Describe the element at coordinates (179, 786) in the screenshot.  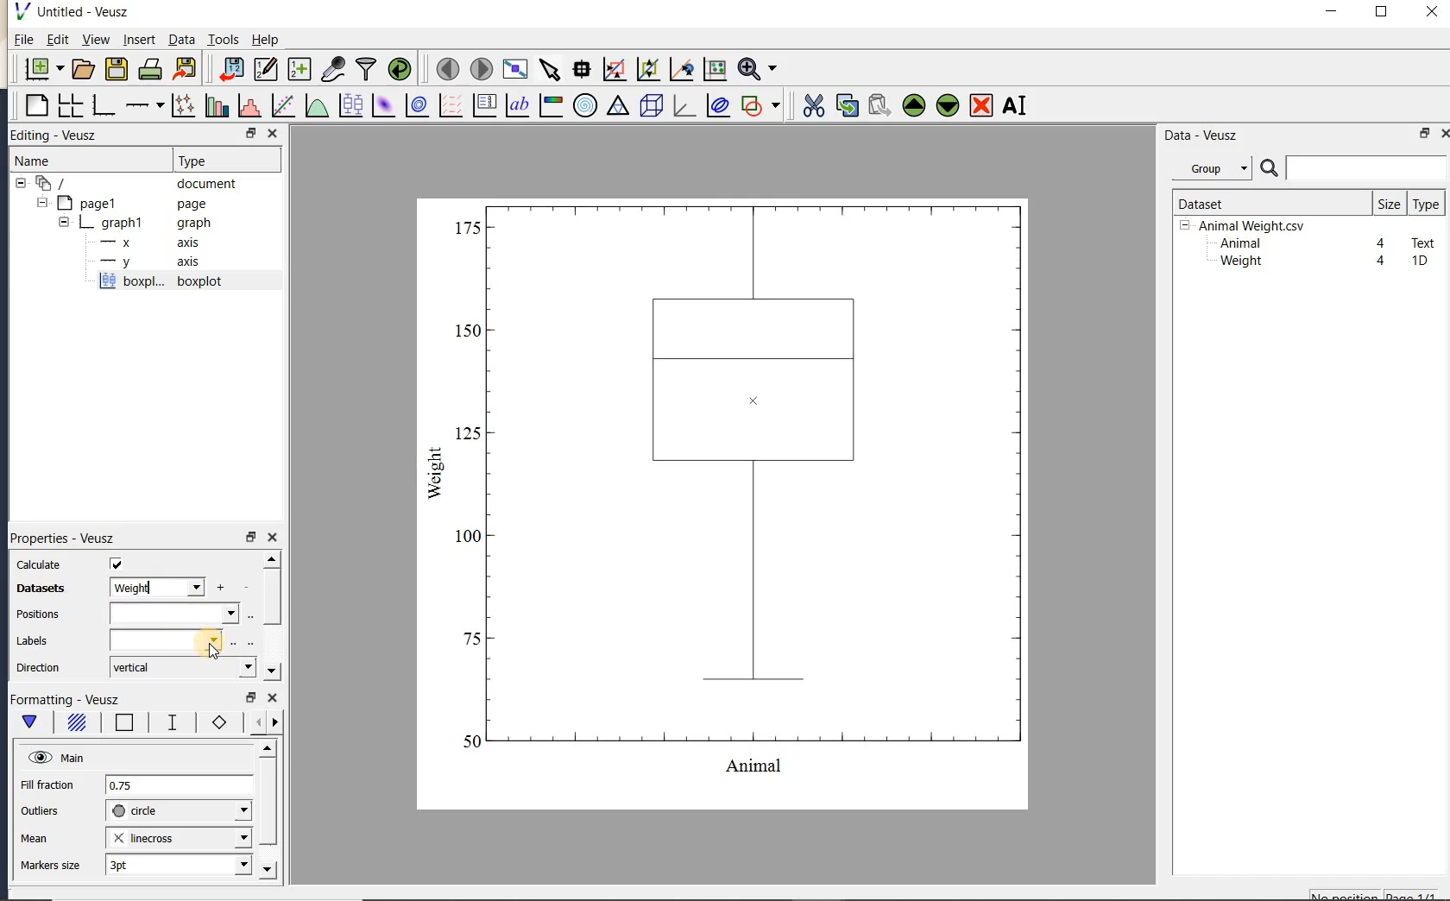
I see `0.75` at that location.